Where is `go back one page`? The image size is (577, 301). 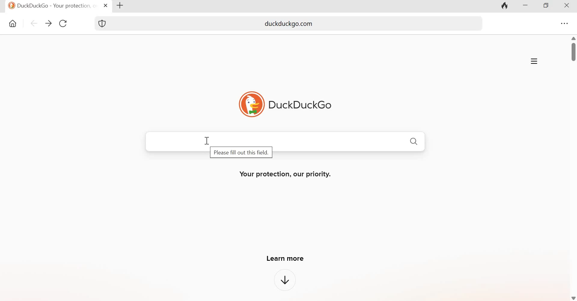 go back one page is located at coordinates (33, 23).